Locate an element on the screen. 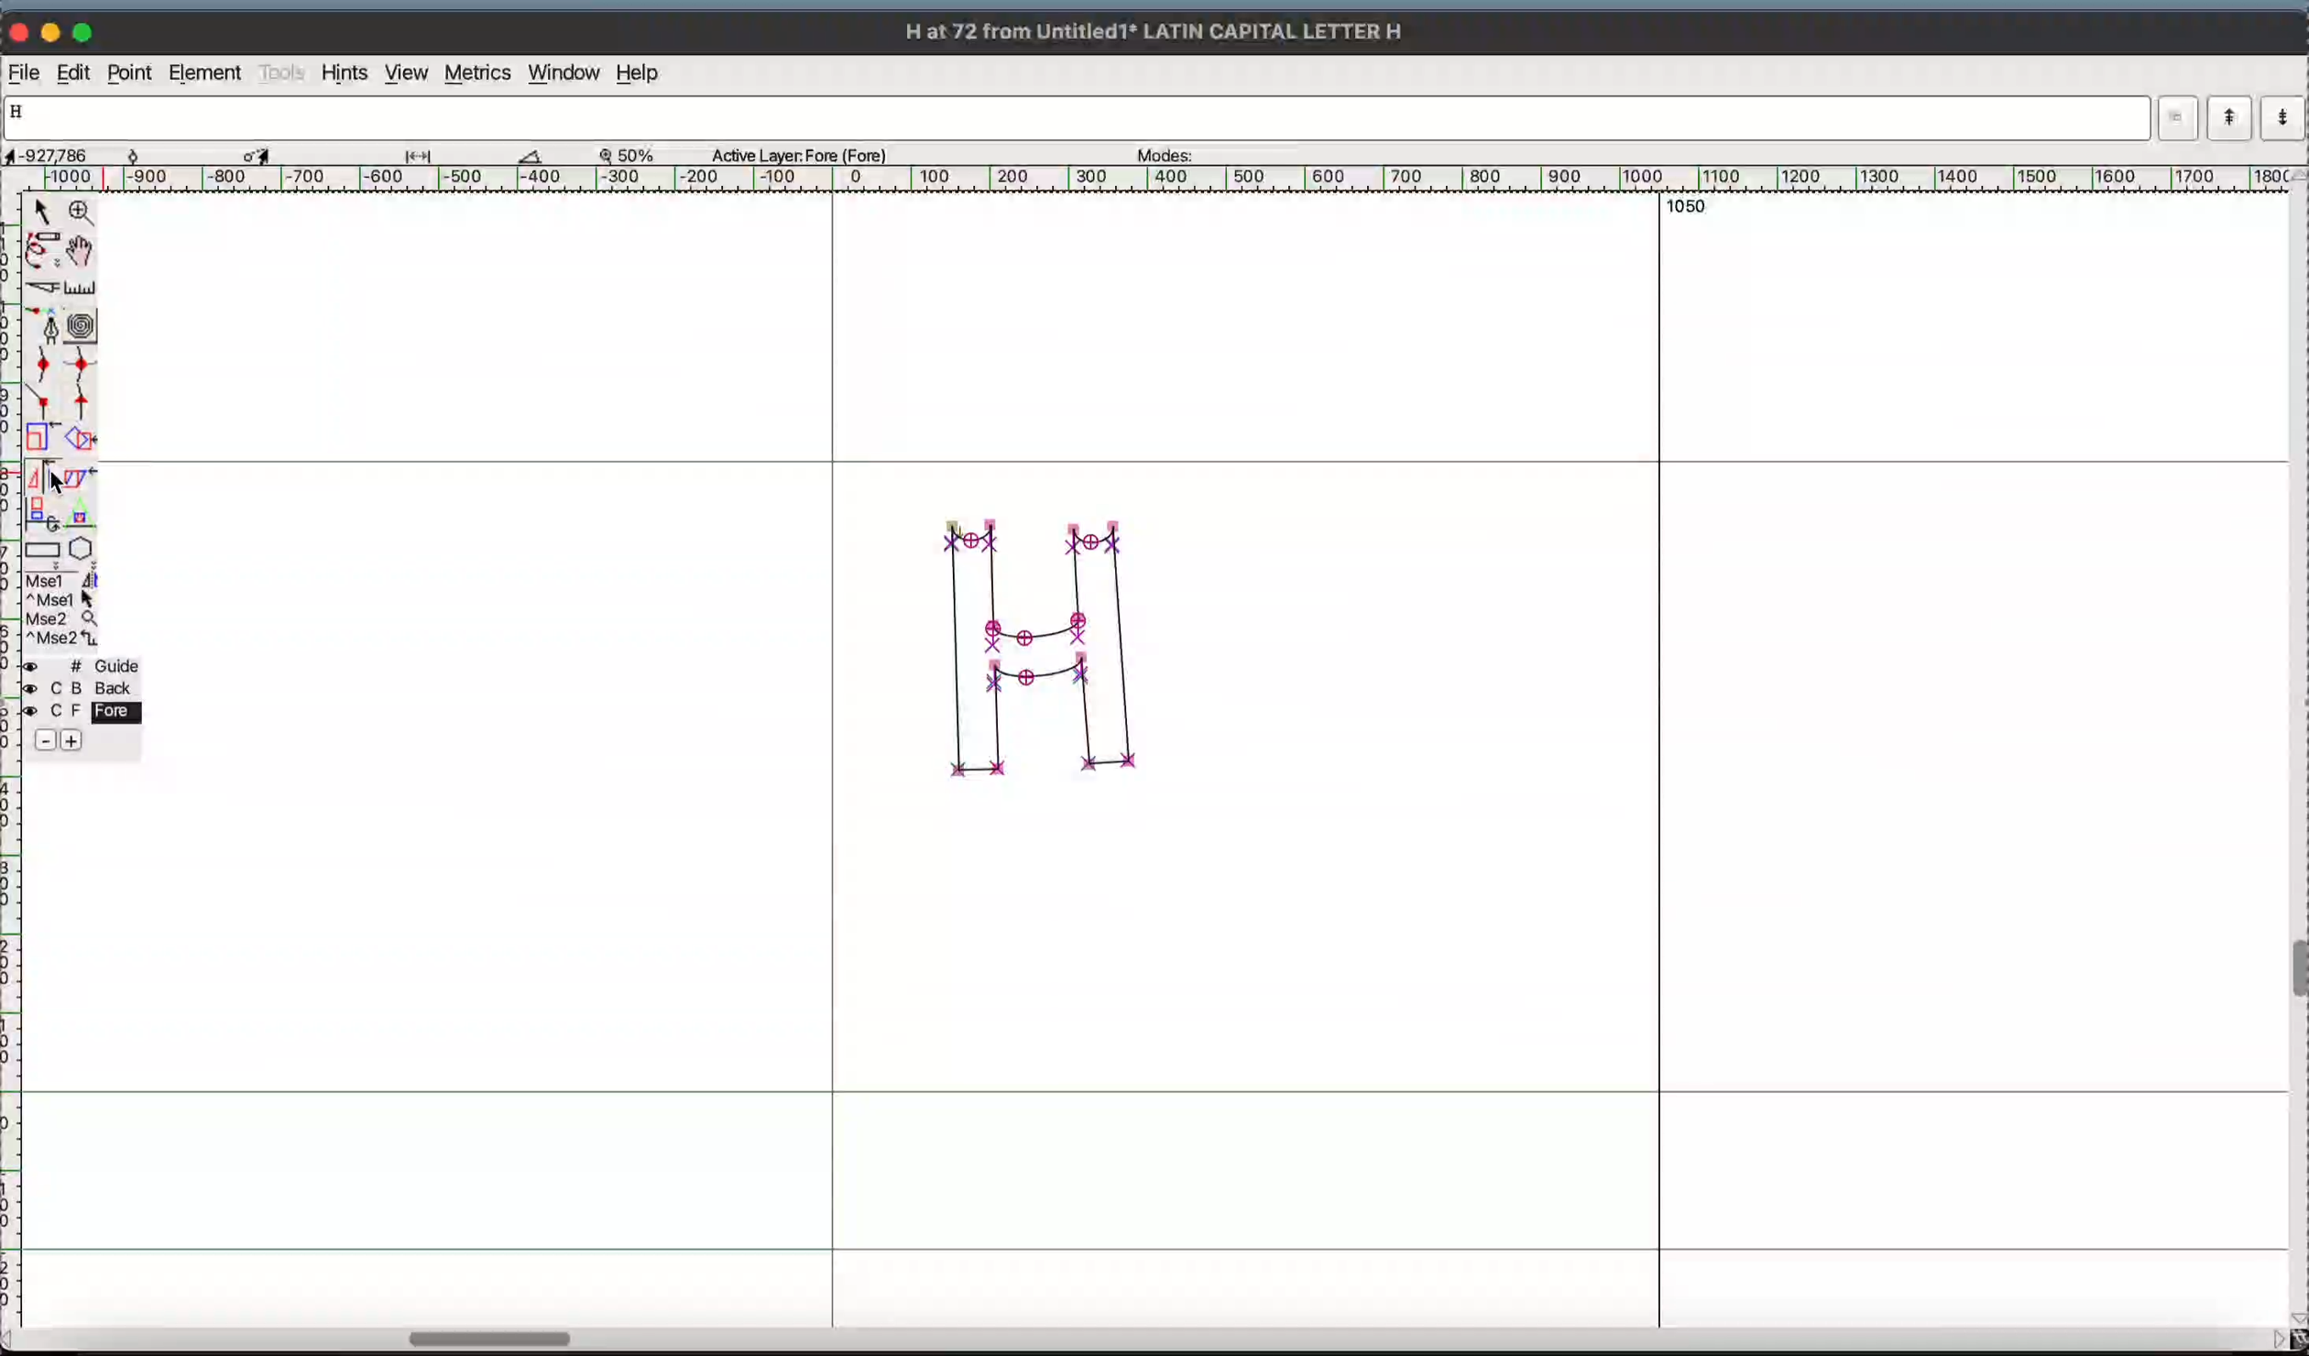 The height and width of the screenshot is (1356, 2309). polygon/star is located at coordinates (82, 549).